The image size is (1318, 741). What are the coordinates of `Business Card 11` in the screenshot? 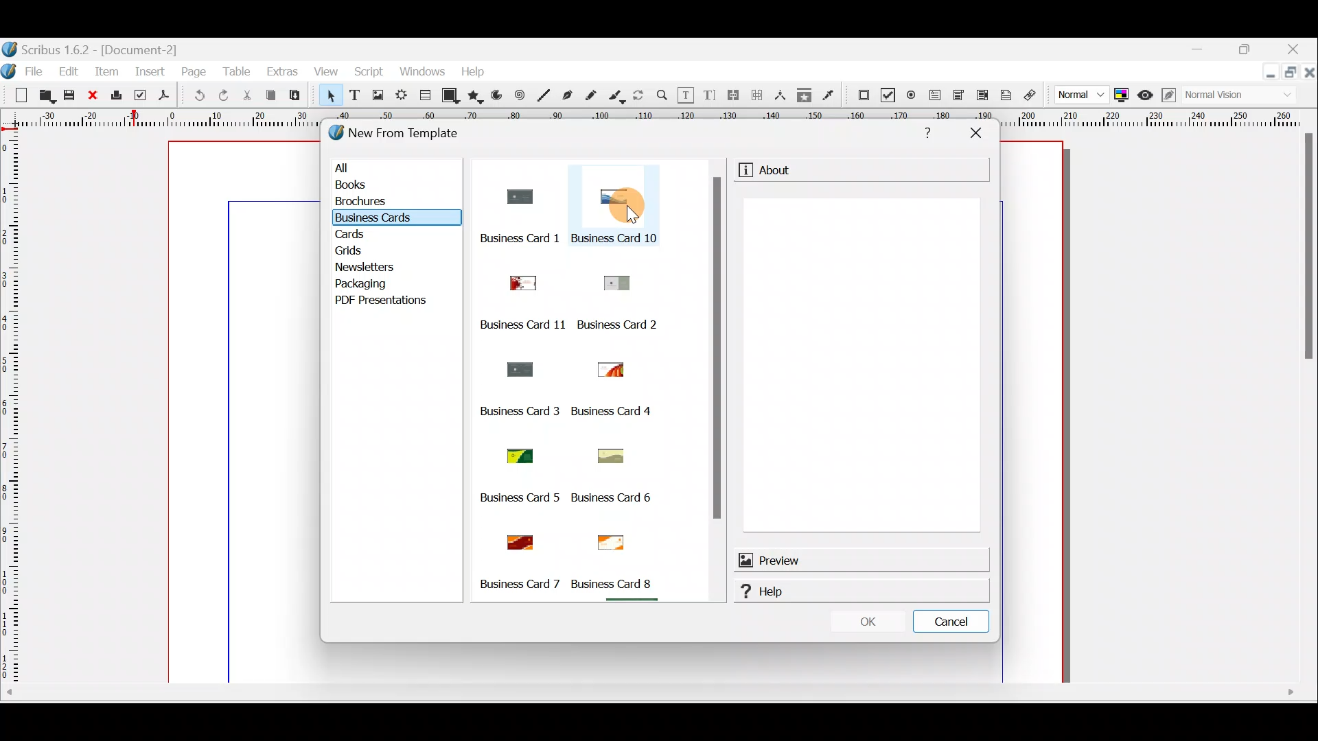 It's located at (521, 324).